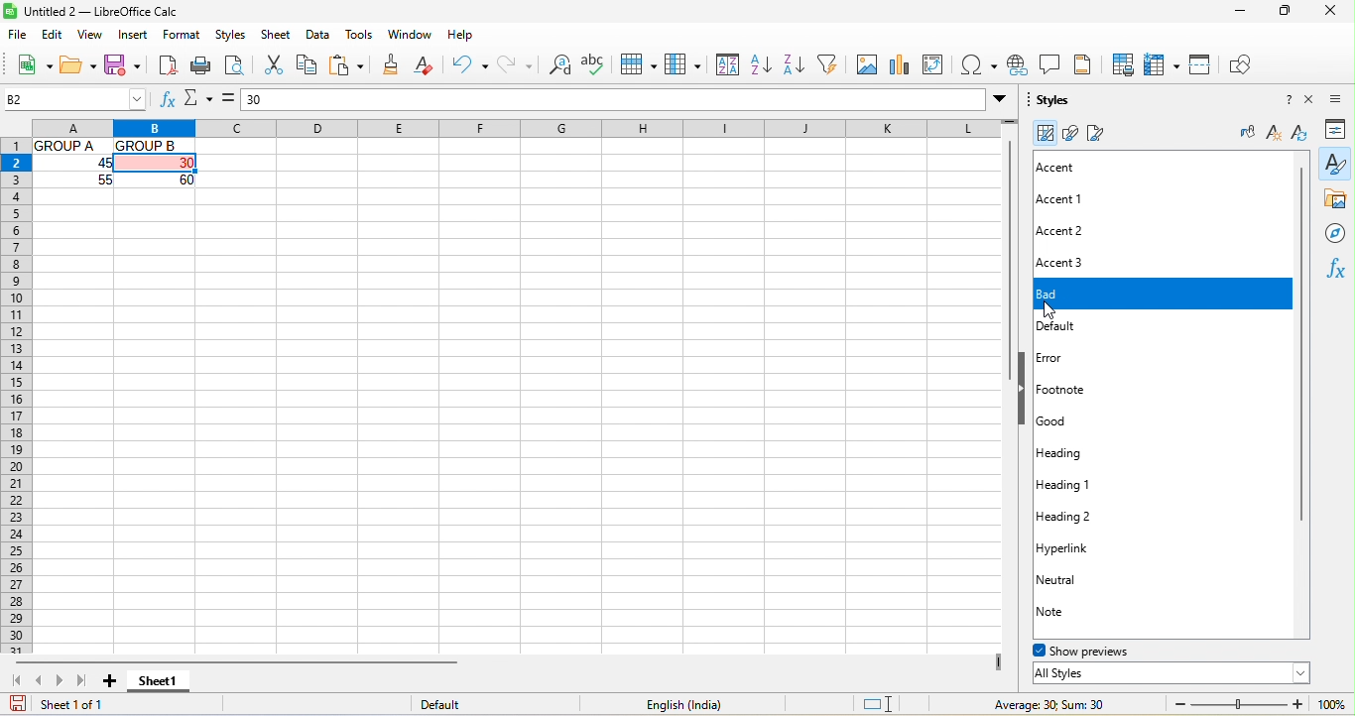 The image size is (1355, 716). What do you see at coordinates (1336, 200) in the screenshot?
I see `gallary` at bounding box center [1336, 200].